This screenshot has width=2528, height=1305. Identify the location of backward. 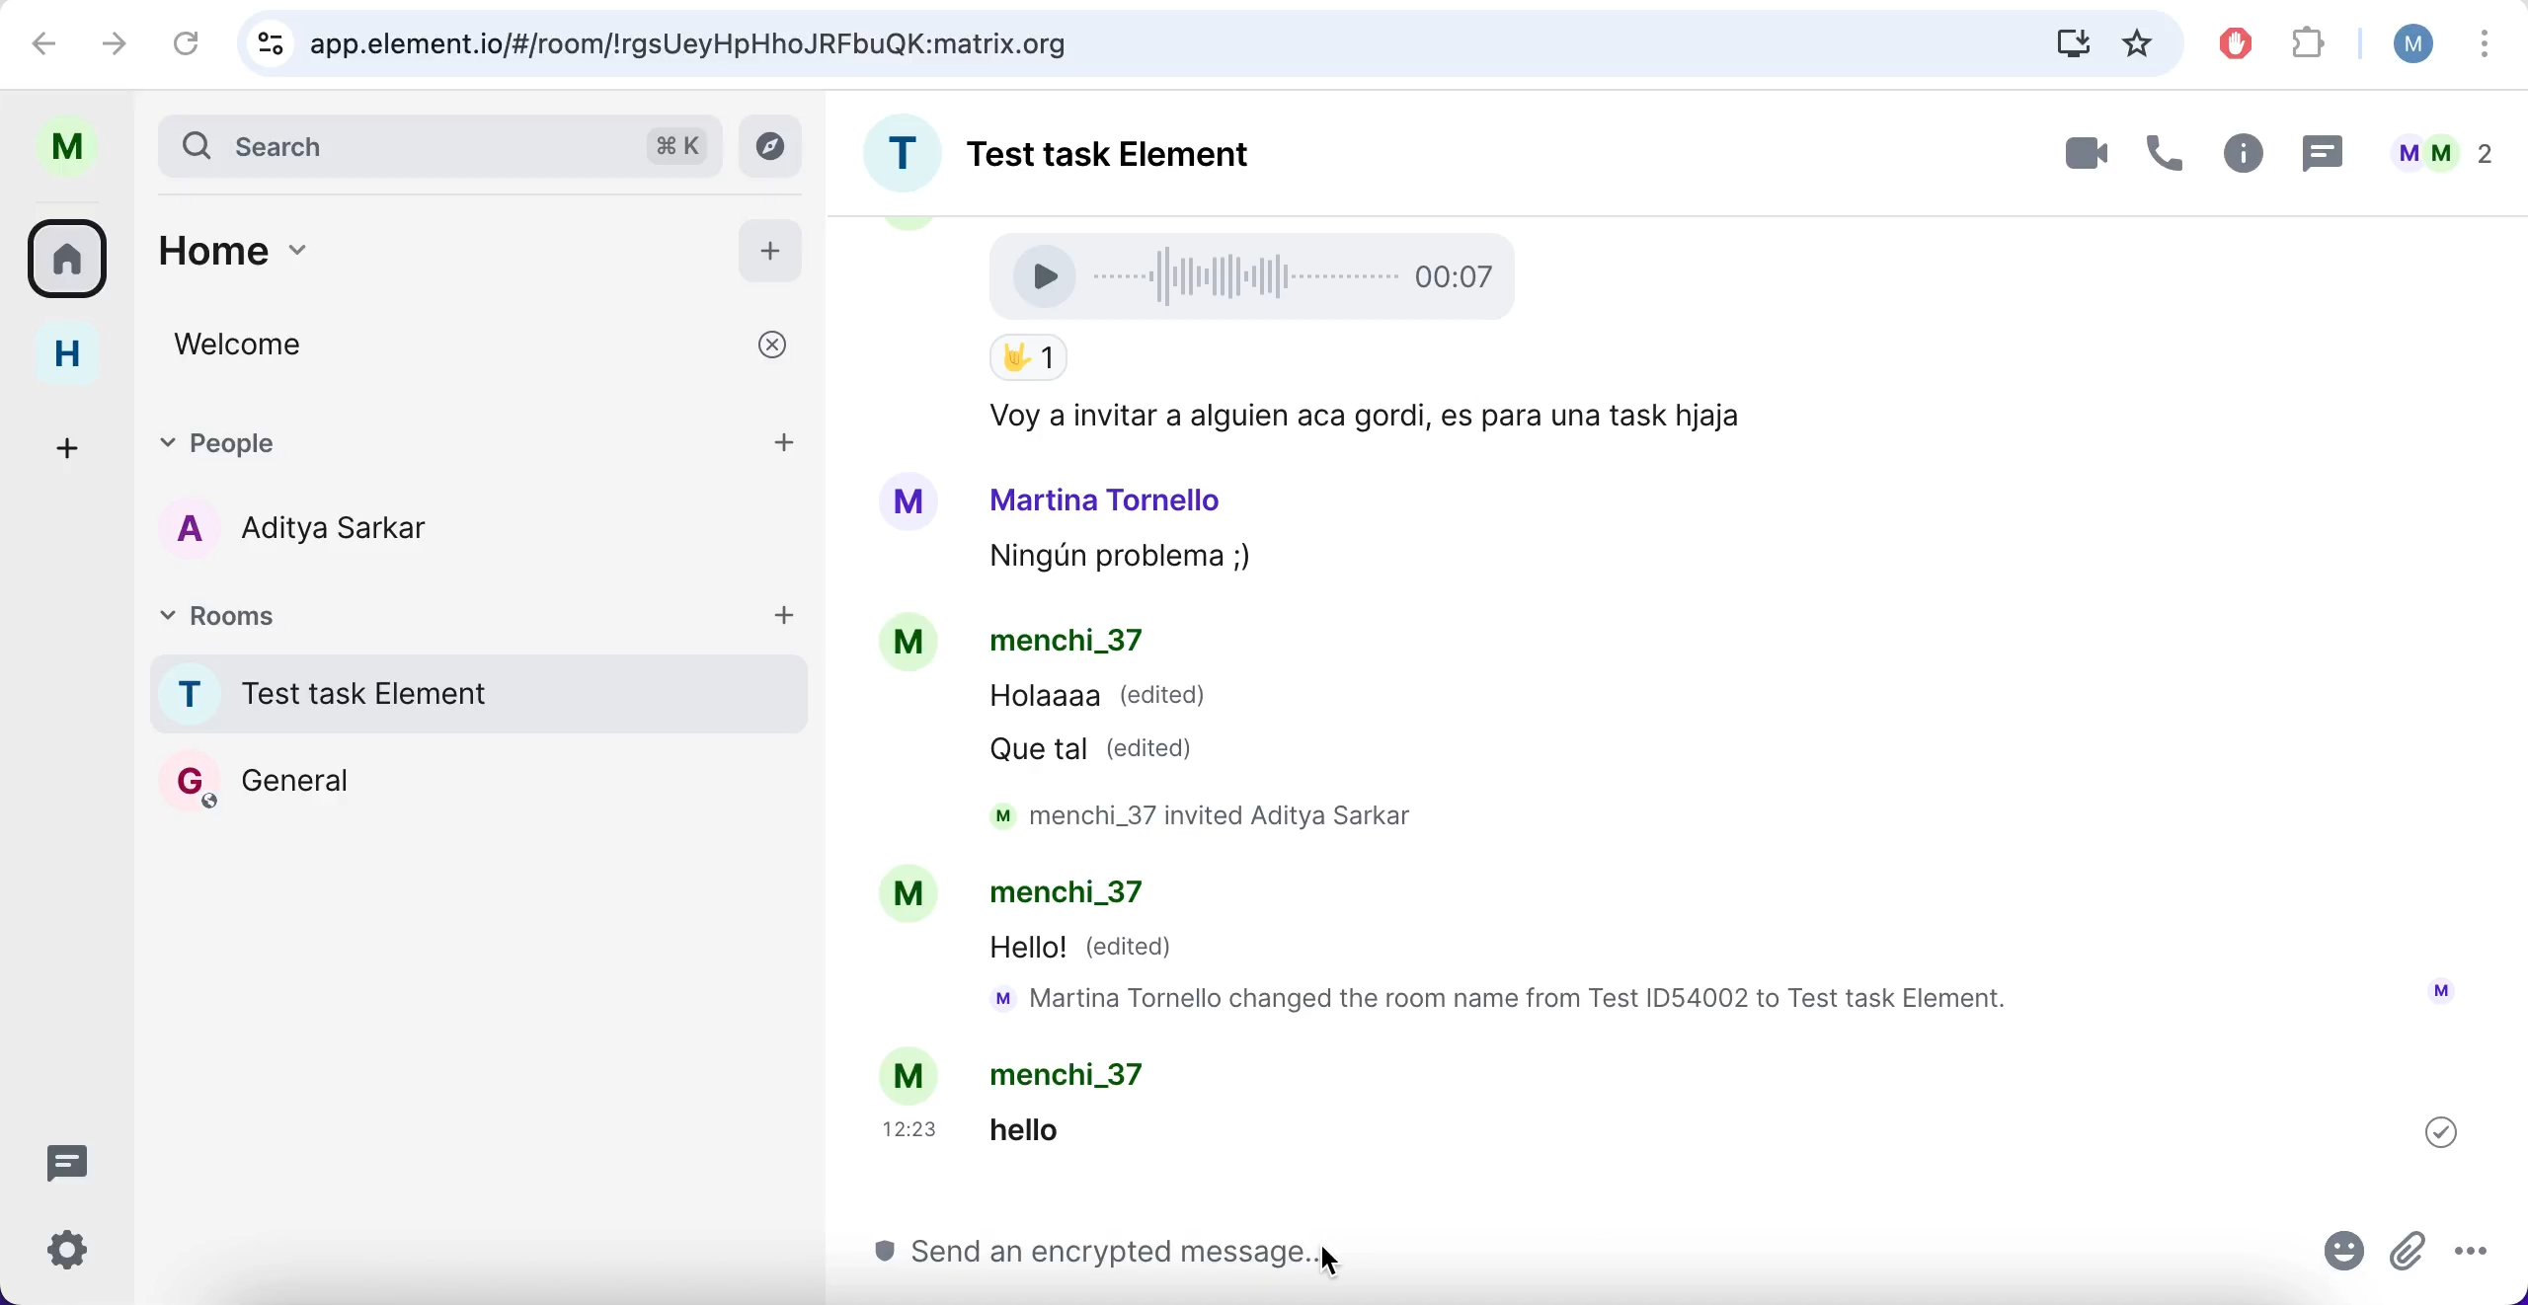
(45, 41).